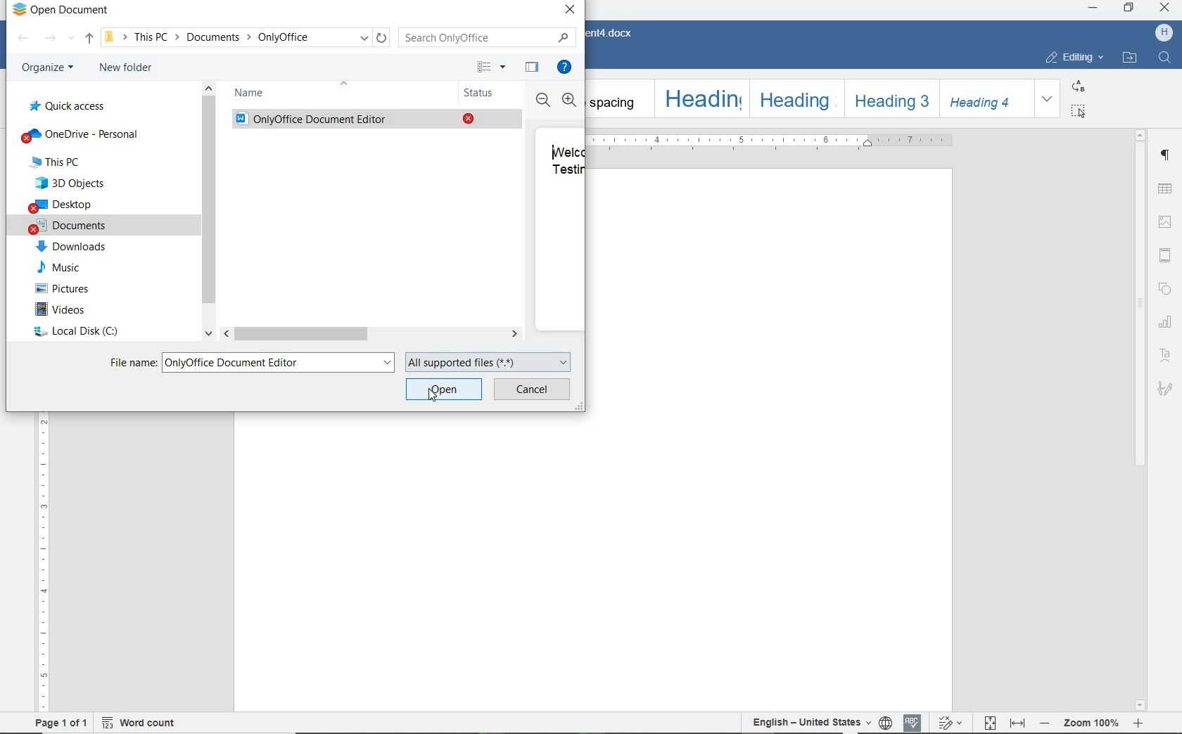 Image resolution: width=1182 pixels, height=734 pixels. I want to click on set document language, so click(886, 723).